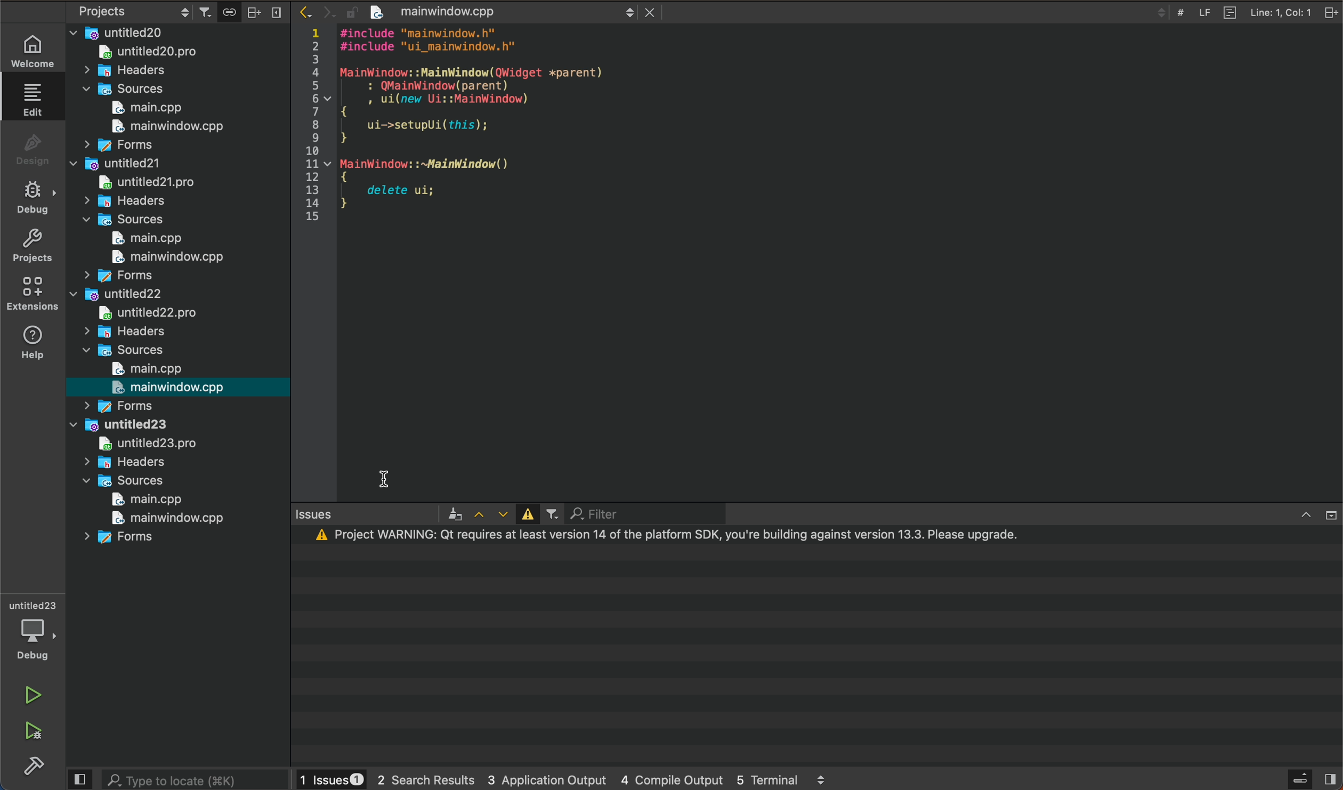 This screenshot has height=790, width=1343. What do you see at coordinates (624, 514) in the screenshot?
I see `filter` at bounding box center [624, 514].